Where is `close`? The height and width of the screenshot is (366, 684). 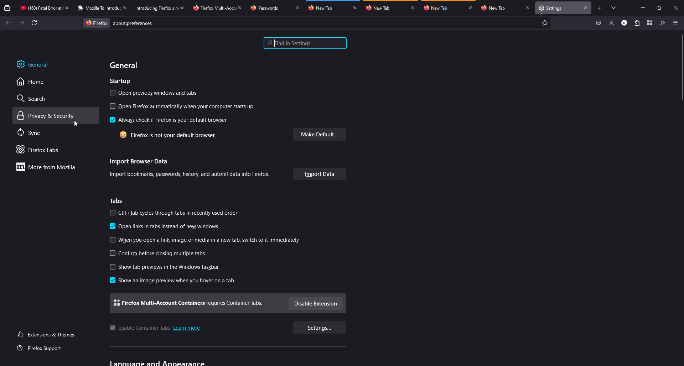
close is located at coordinates (184, 8).